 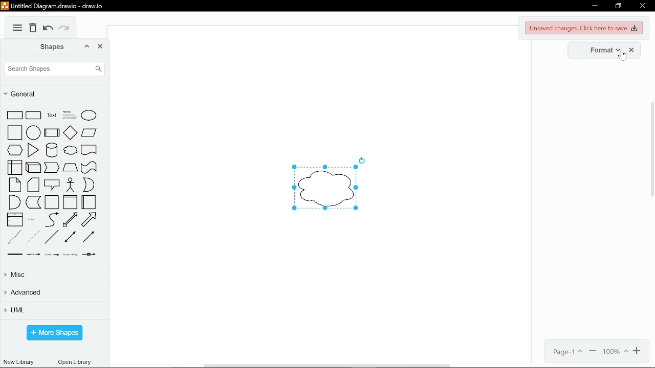 What do you see at coordinates (52, 133) in the screenshot?
I see `process` at bounding box center [52, 133].